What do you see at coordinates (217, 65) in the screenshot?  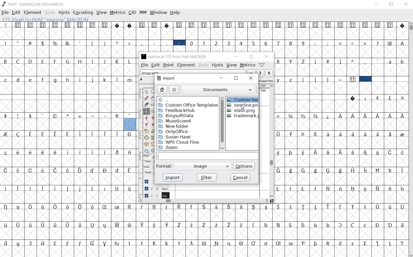 I see `hints` at bounding box center [217, 65].